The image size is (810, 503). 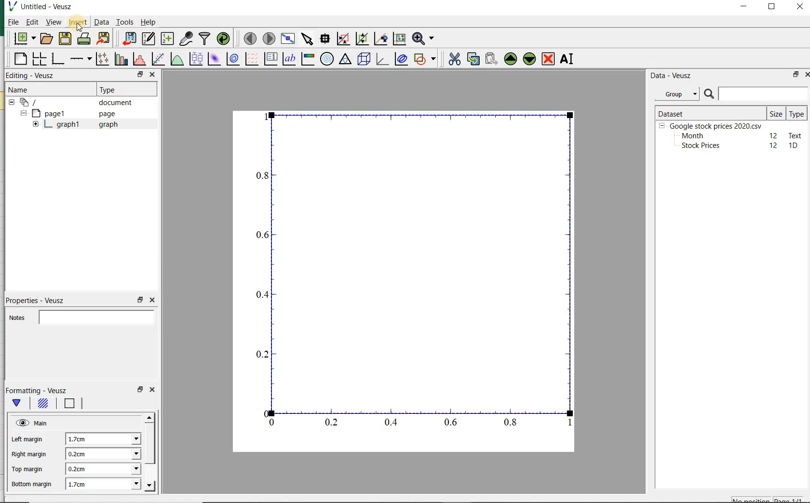 I want to click on Google stock prices 2020.csv, so click(x=712, y=125).